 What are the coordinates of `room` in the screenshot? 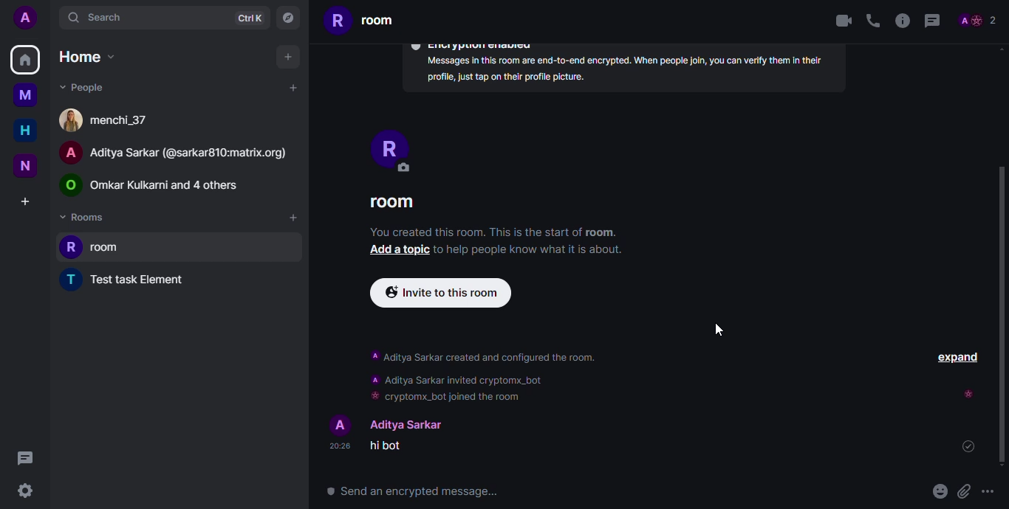 It's located at (372, 22).